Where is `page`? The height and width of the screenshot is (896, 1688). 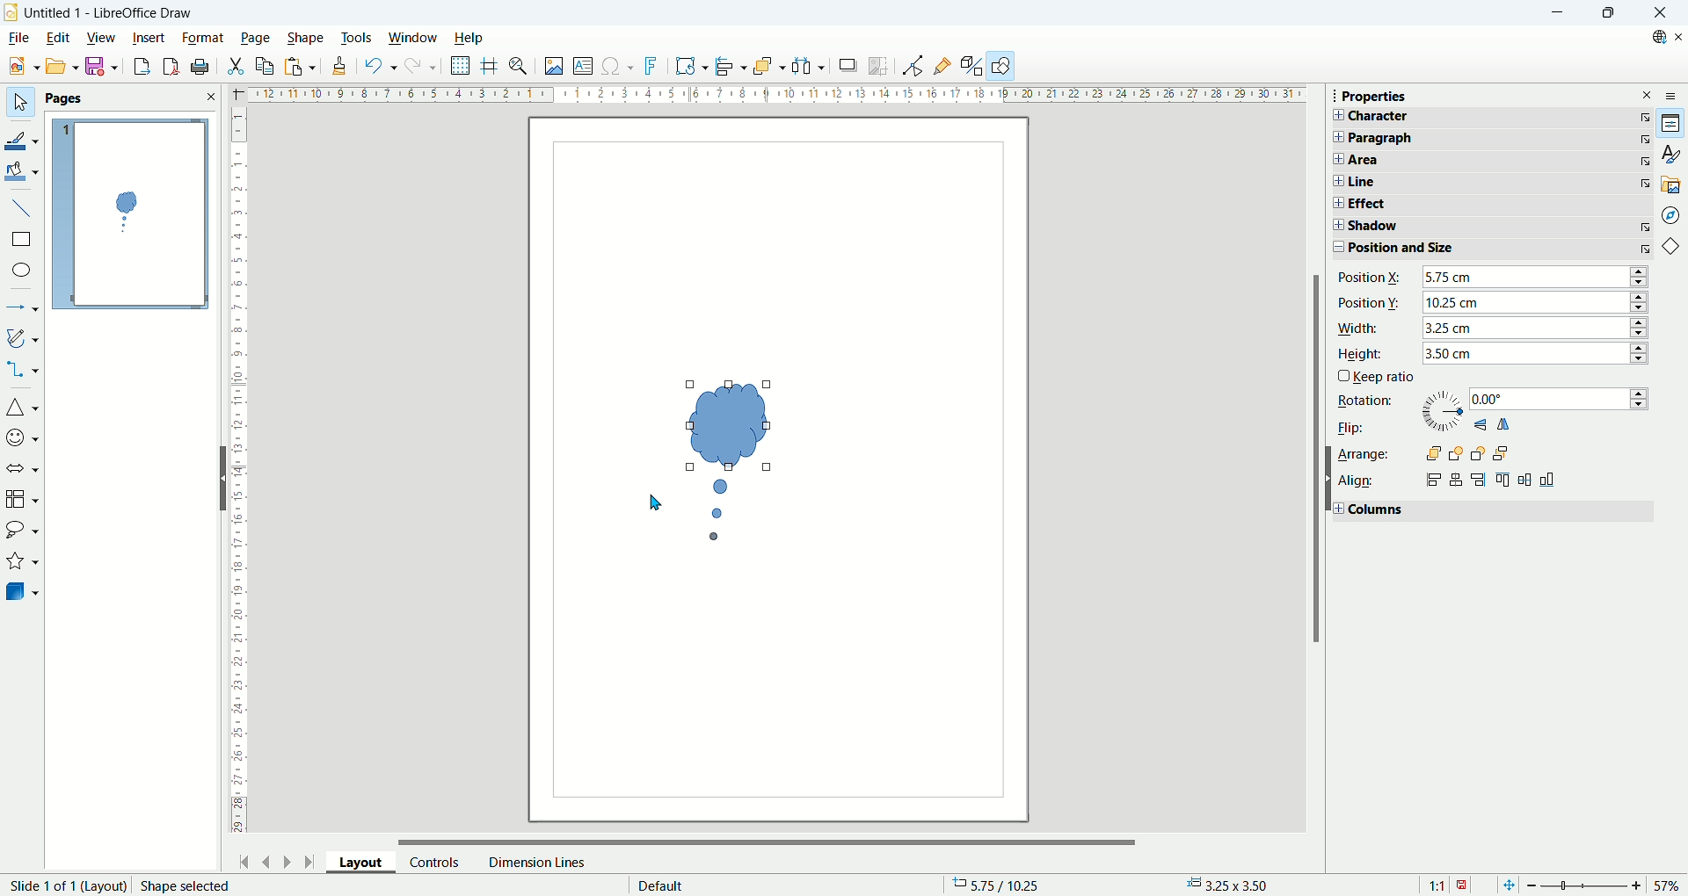 page is located at coordinates (130, 215).